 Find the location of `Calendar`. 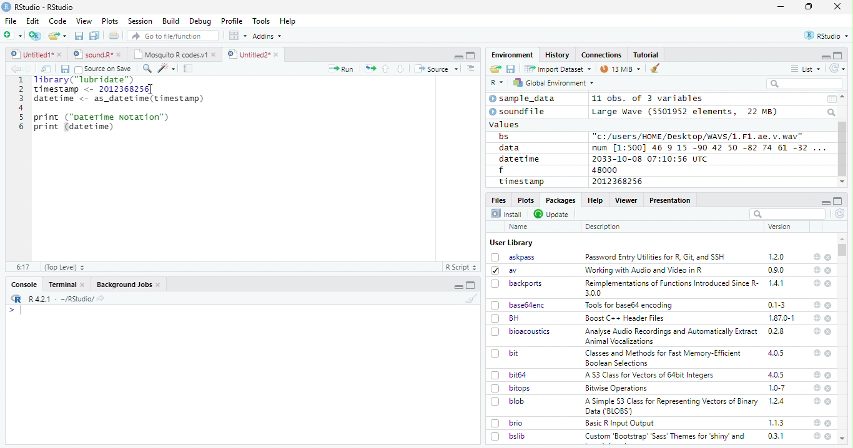

Calendar is located at coordinates (831, 99).